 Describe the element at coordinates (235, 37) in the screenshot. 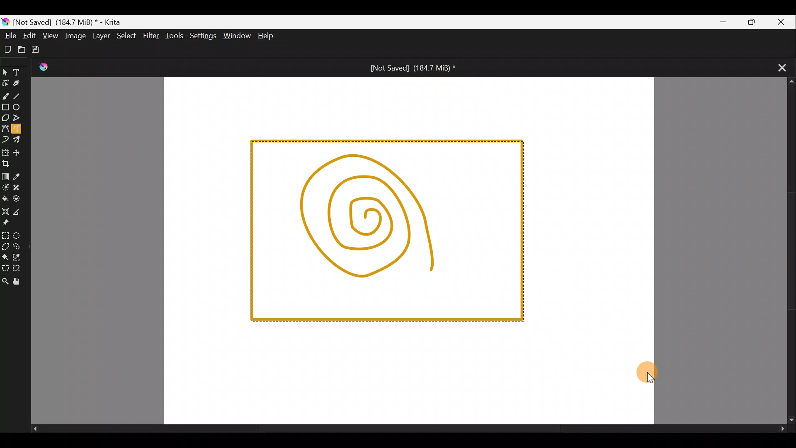

I see `Window` at that location.